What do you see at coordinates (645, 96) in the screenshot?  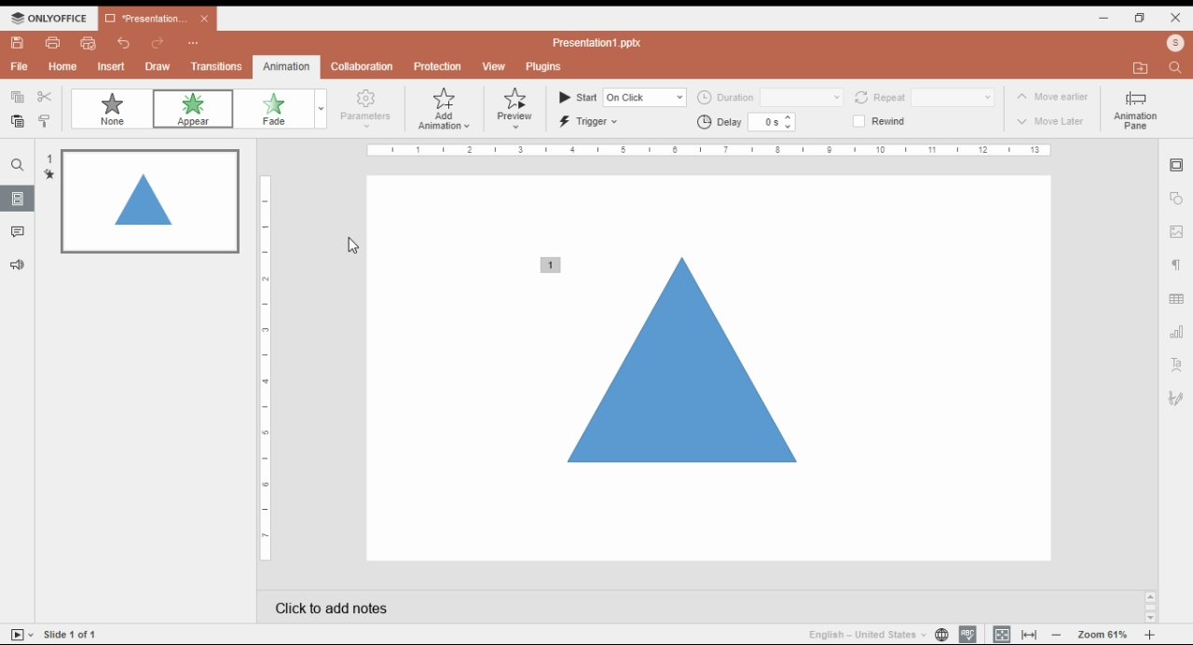 I see `input start time` at bounding box center [645, 96].